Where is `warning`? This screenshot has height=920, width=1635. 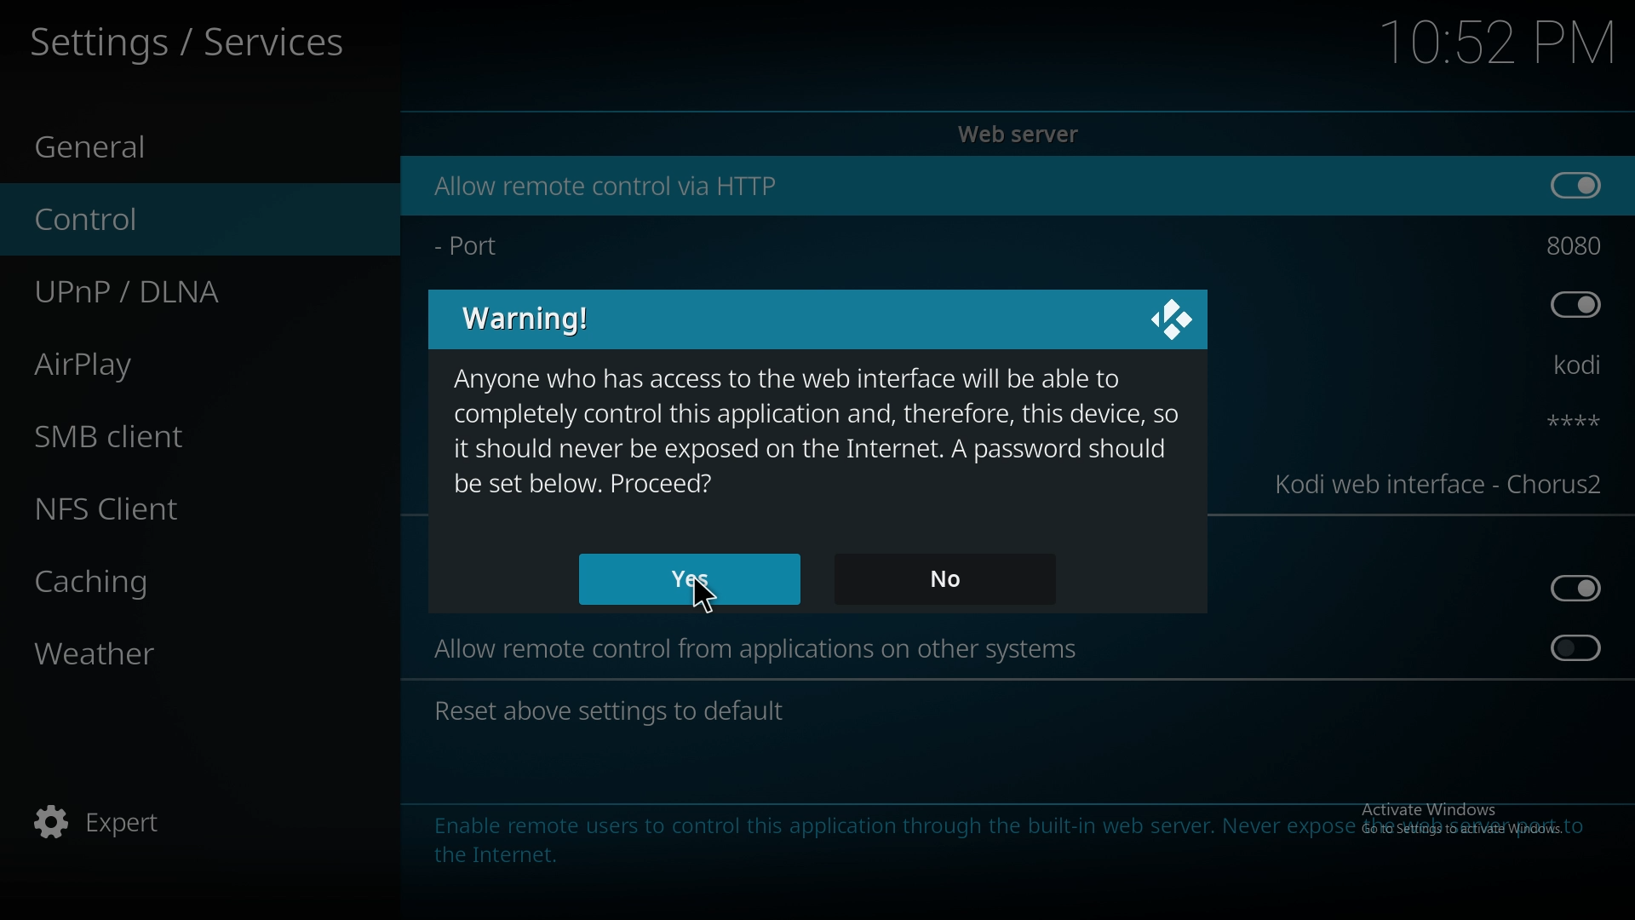 warning is located at coordinates (526, 319).